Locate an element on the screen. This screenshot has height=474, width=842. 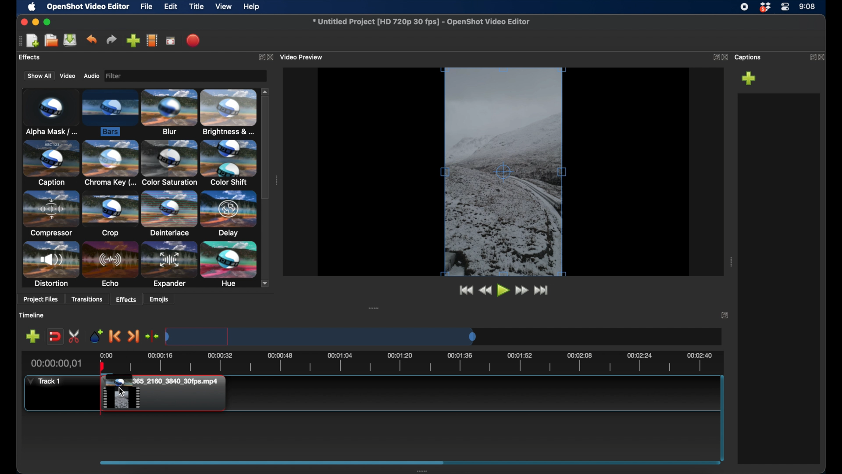
echo is located at coordinates (111, 264).